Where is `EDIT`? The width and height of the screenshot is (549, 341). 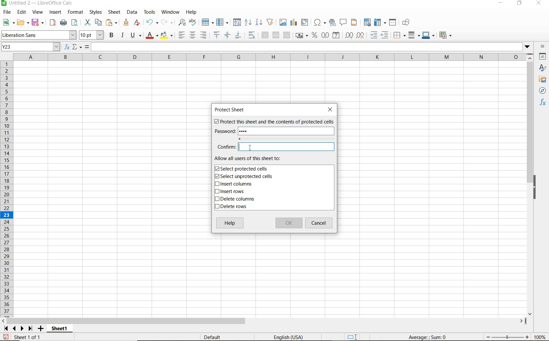 EDIT is located at coordinates (22, 12).